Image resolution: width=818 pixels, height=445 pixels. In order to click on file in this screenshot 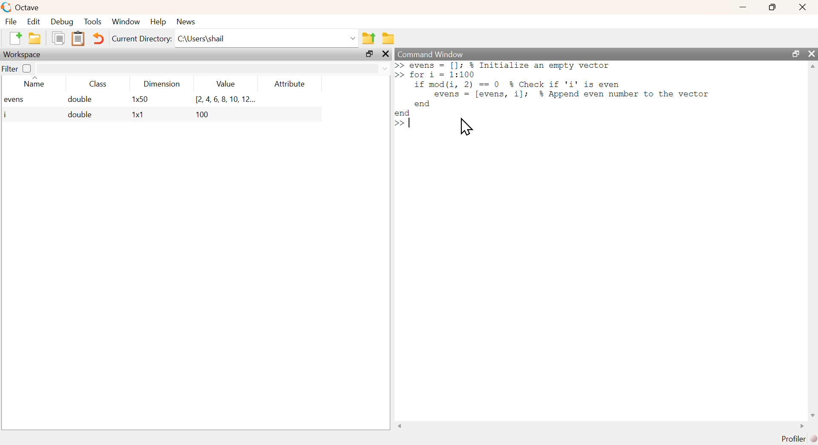, I will do `click(12, 22)`.